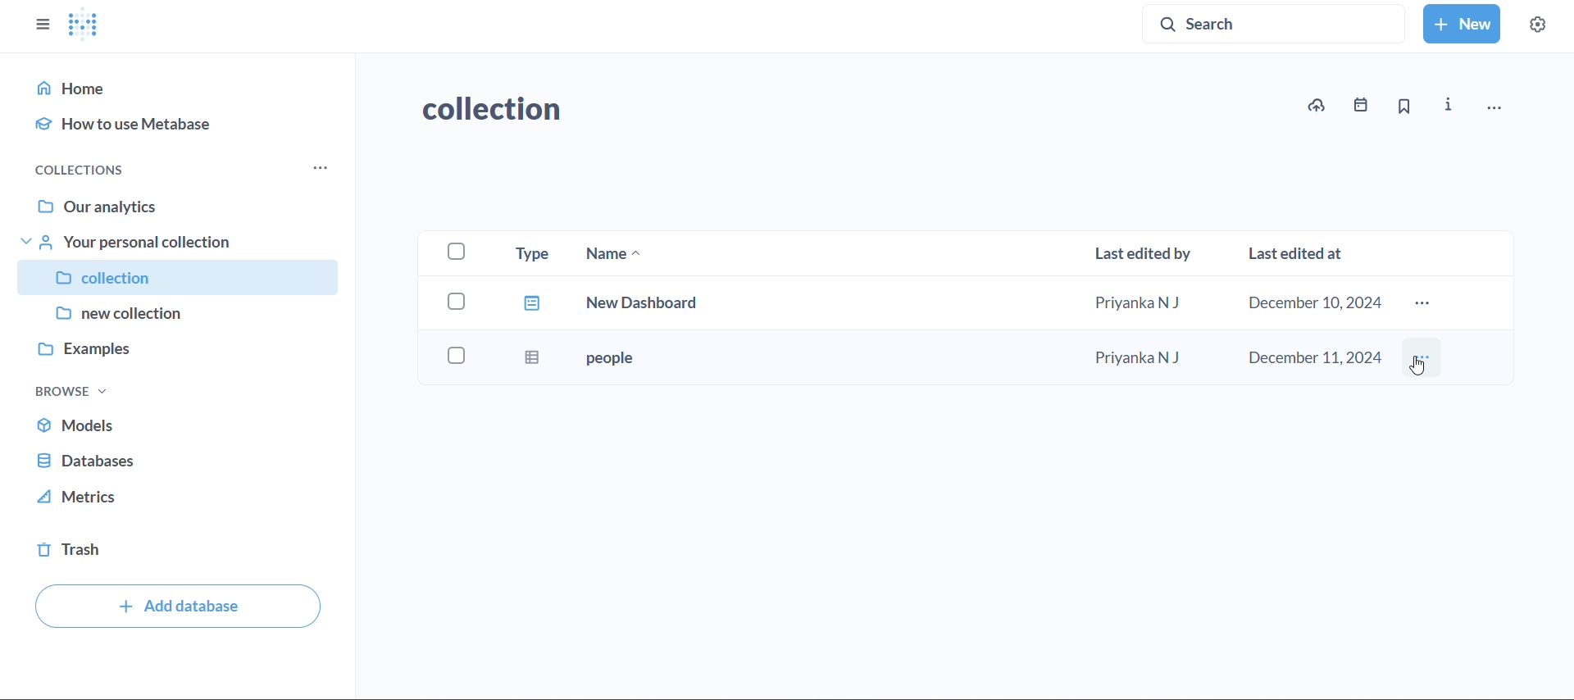 The image size is (1574, 700). I want to click on upload to collection, so click(1317, 107).